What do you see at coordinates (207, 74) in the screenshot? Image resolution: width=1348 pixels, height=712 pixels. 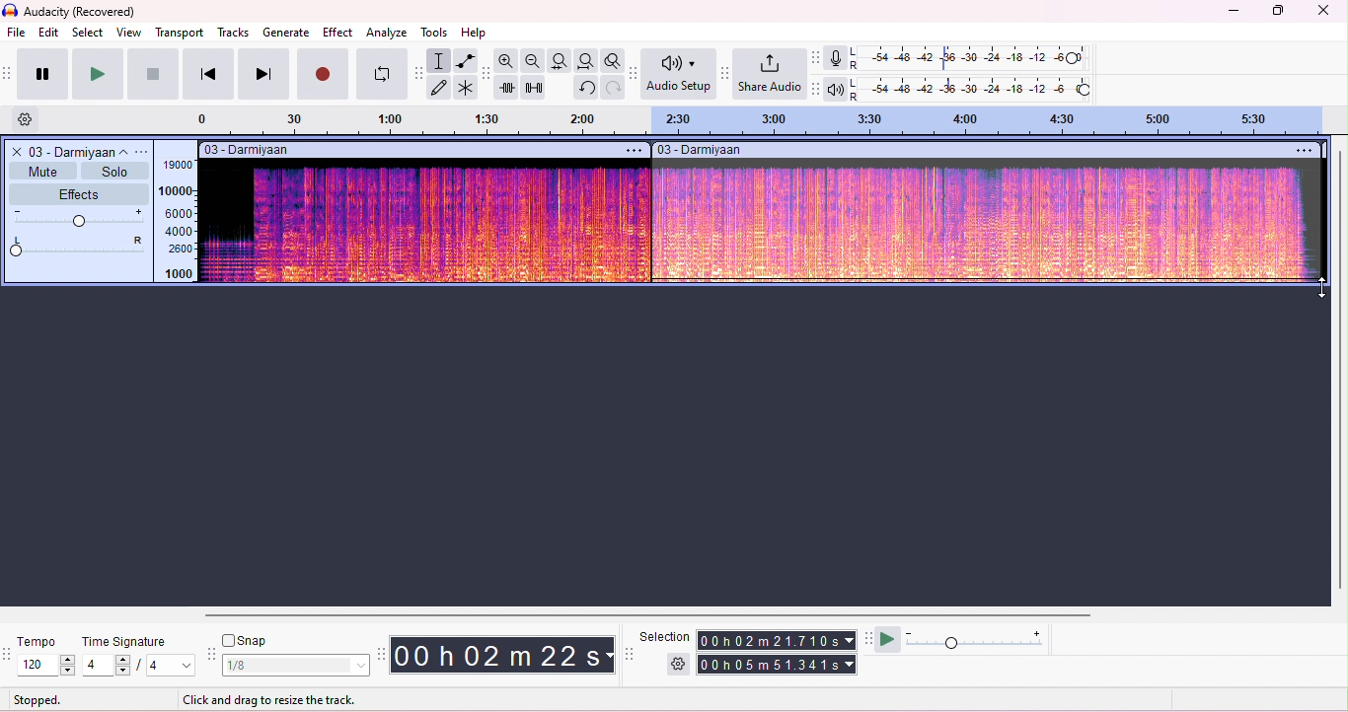 I see `previous` at bounding box center [207, 74].